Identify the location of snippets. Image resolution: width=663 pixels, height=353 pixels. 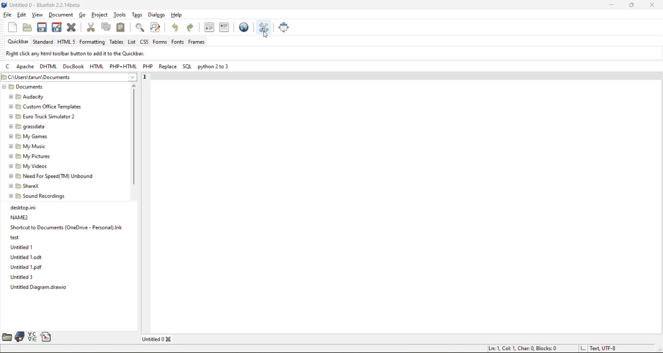
(46, 336).